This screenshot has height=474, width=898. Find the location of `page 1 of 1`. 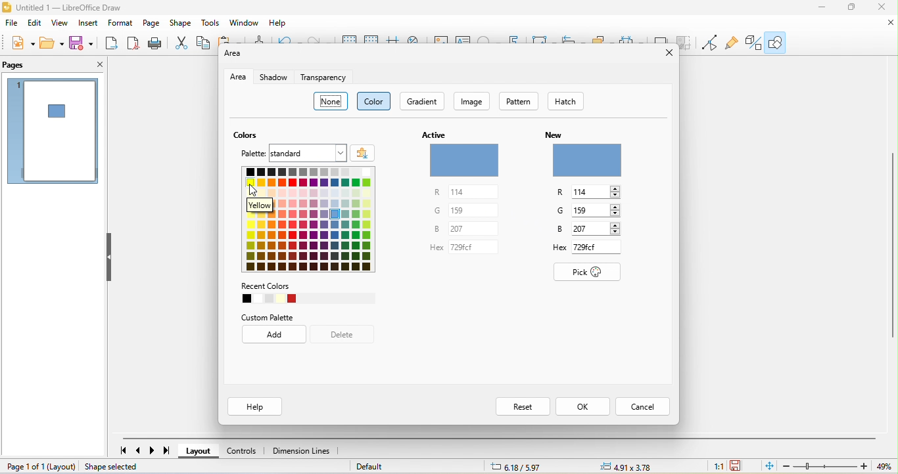

page 1 of 1 is located at coordinates (22, 467).